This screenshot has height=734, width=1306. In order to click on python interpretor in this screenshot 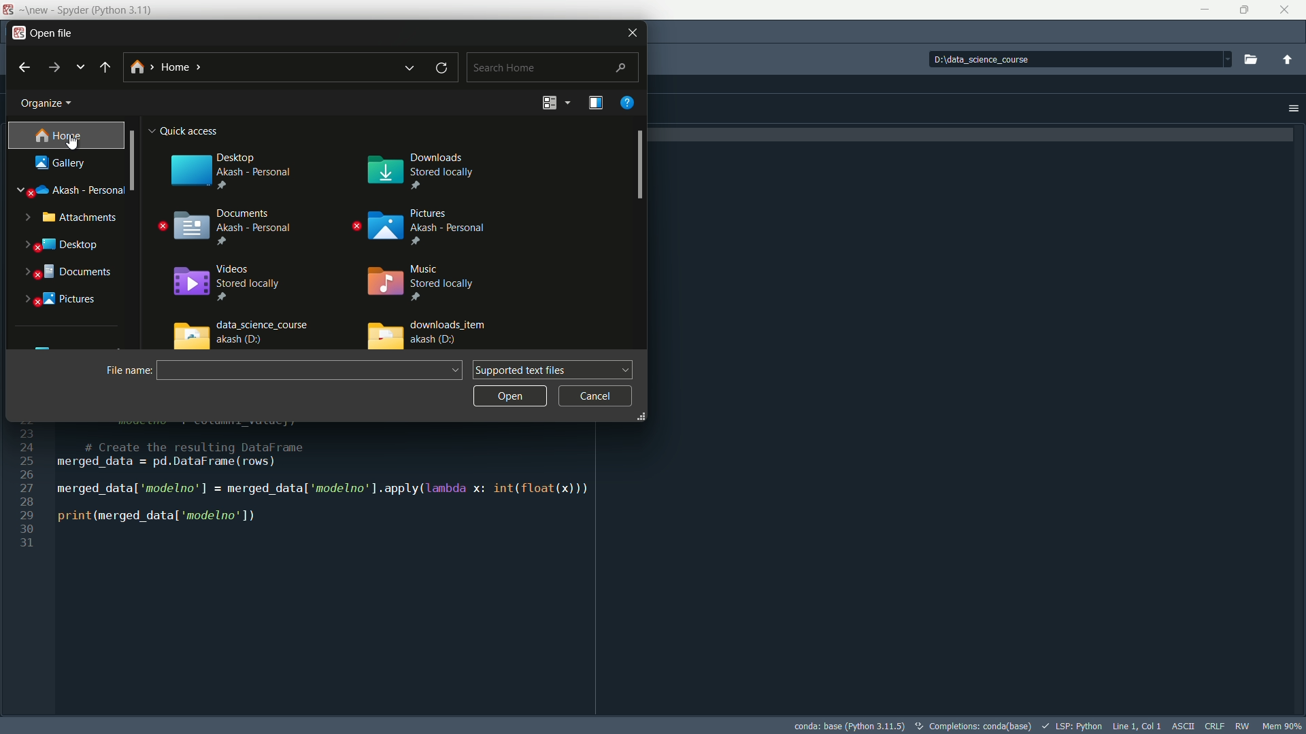, I will do `click(849, 726)`.